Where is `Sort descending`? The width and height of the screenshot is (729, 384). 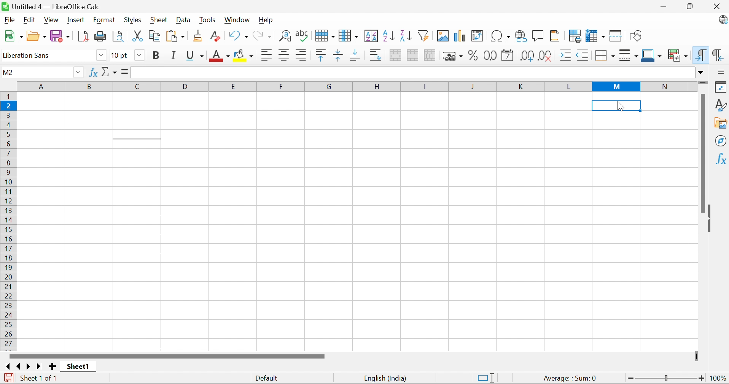
Sort descending is located at coordinates (406, 35).